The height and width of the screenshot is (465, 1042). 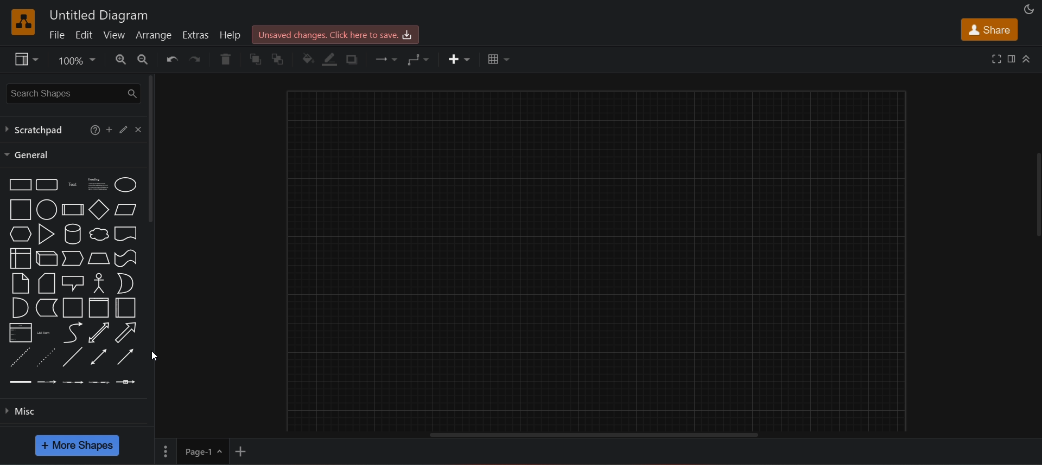 What do you see at coordinates (139, 130) in the screenshot?
I see `close` at bounding box center [139, 130].